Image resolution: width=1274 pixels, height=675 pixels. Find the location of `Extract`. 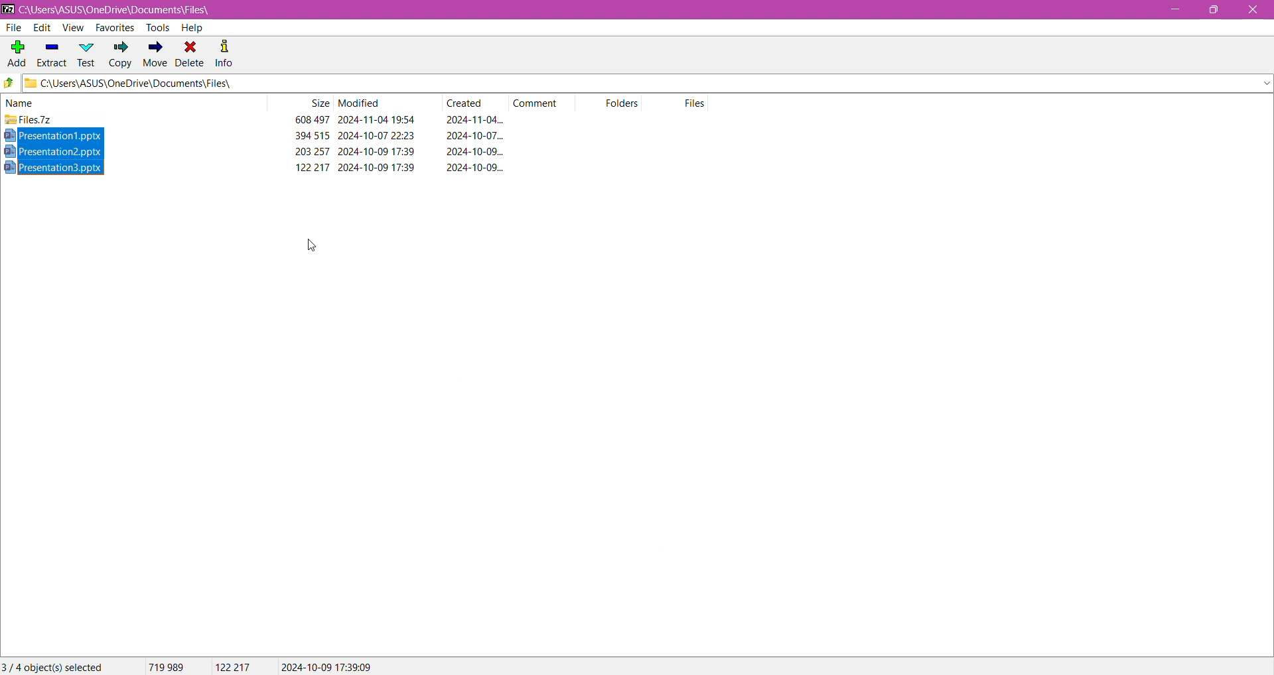

Extract is located at coordinates (51, 52).